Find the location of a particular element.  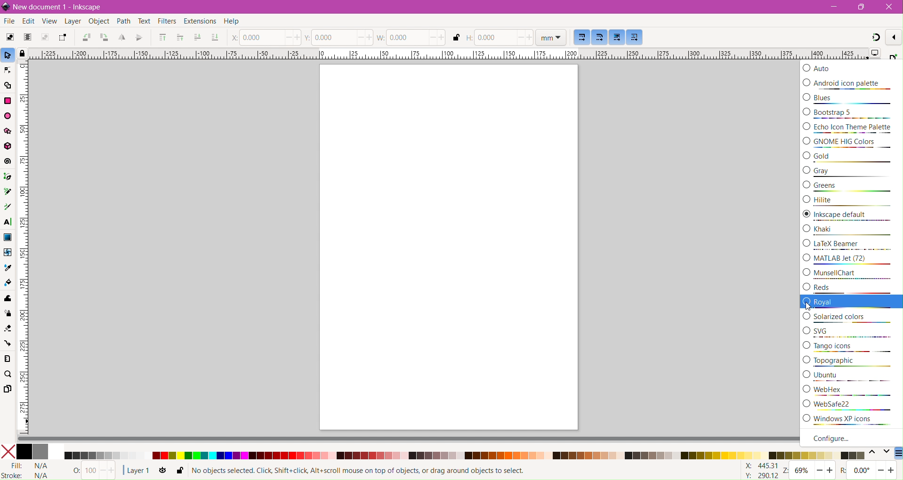

Dropper Tool is located at coordinates (7, 267).